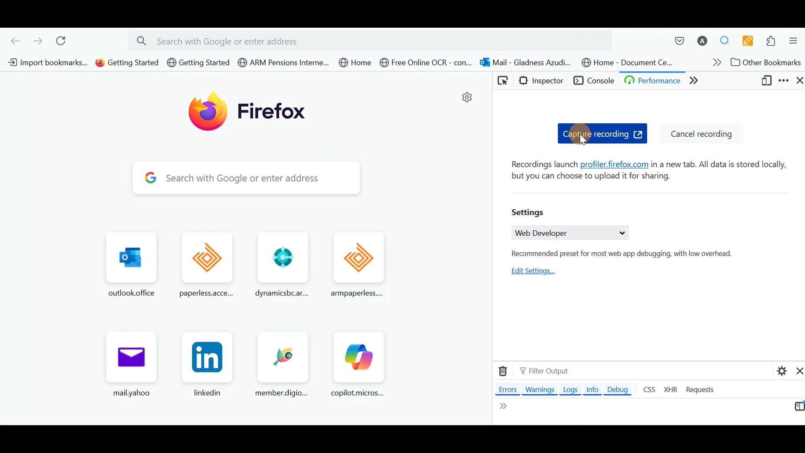 This screenshot has width=805, height=453. I want to click on Close split console , so click(797, 370).